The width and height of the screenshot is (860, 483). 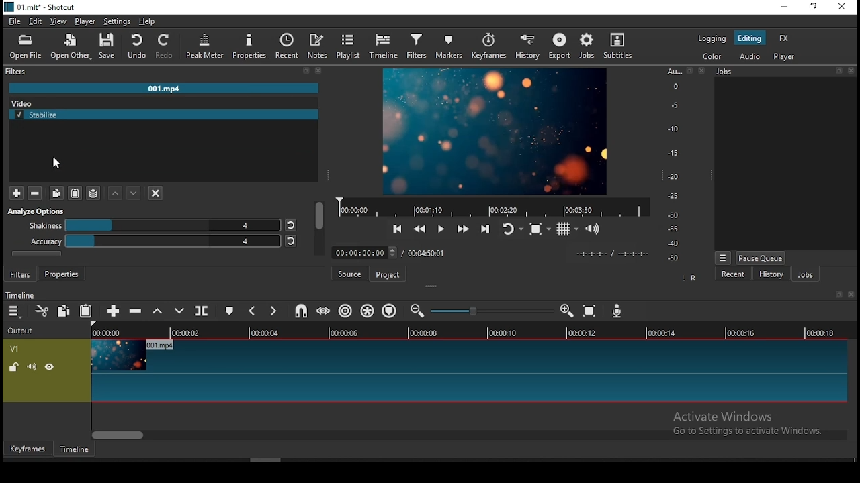 What do you see at coordinates (419, 45) in the screenshot?
I see `filters` at bounding box center [419, 45].